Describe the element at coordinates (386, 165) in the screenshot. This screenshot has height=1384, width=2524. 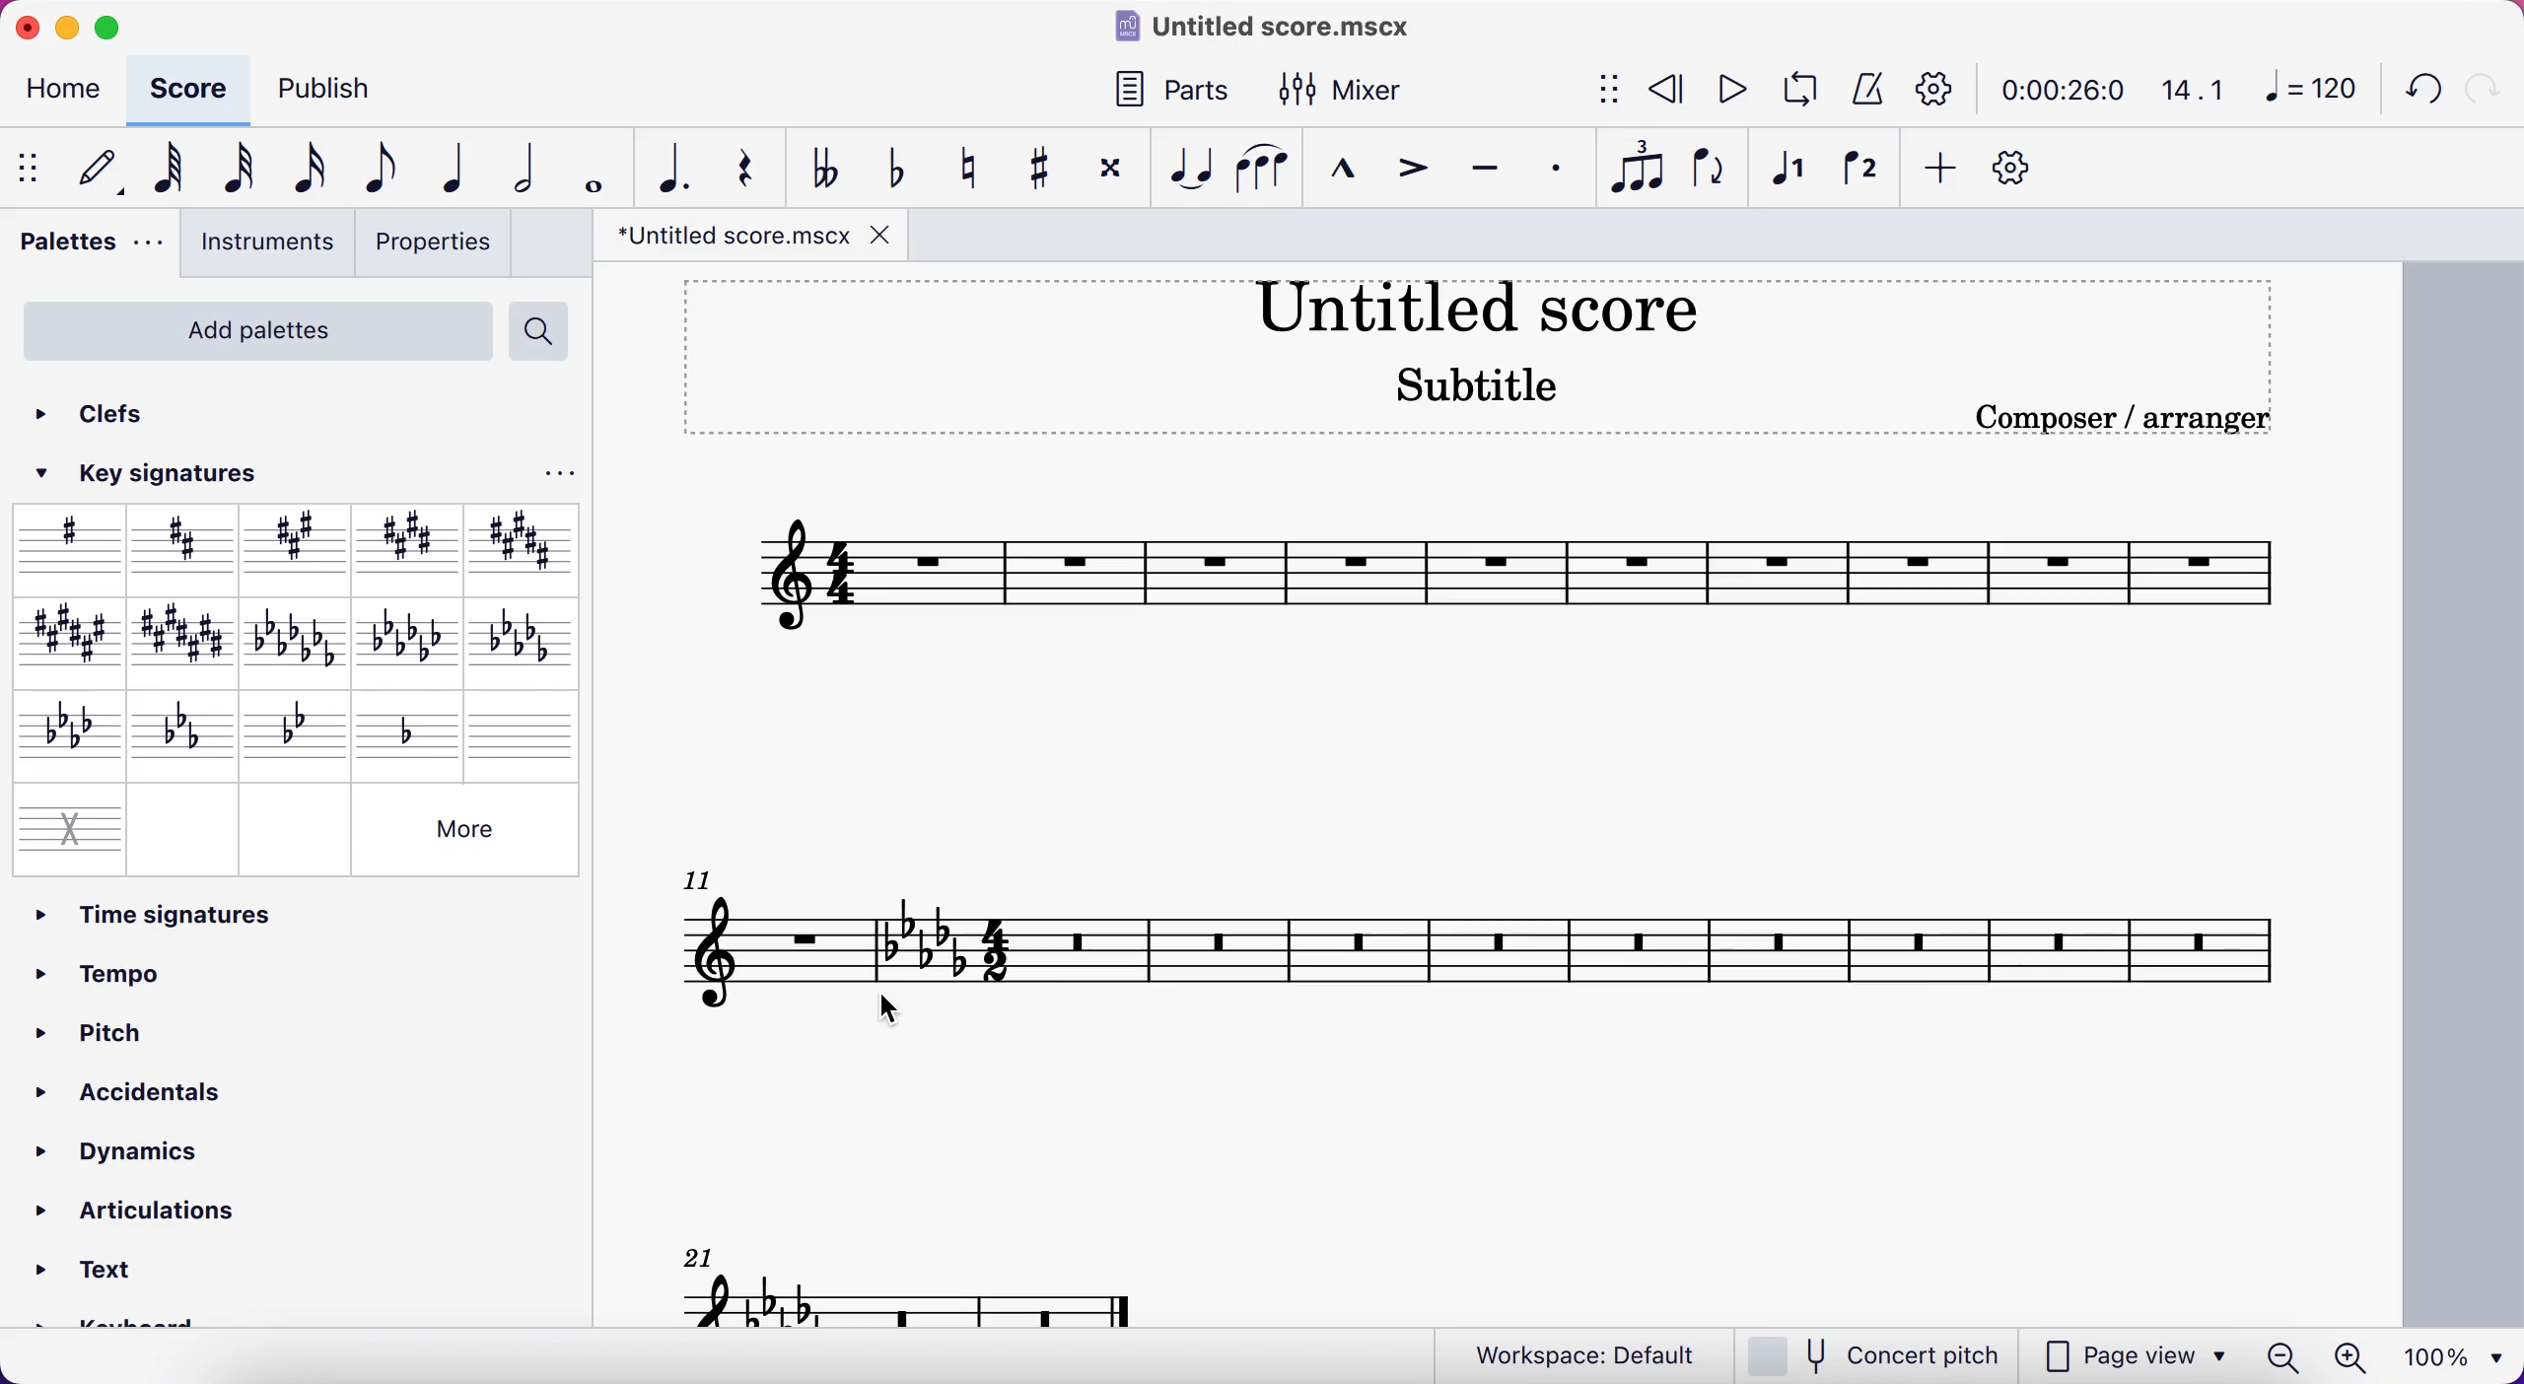
I see `eight note` at that location.